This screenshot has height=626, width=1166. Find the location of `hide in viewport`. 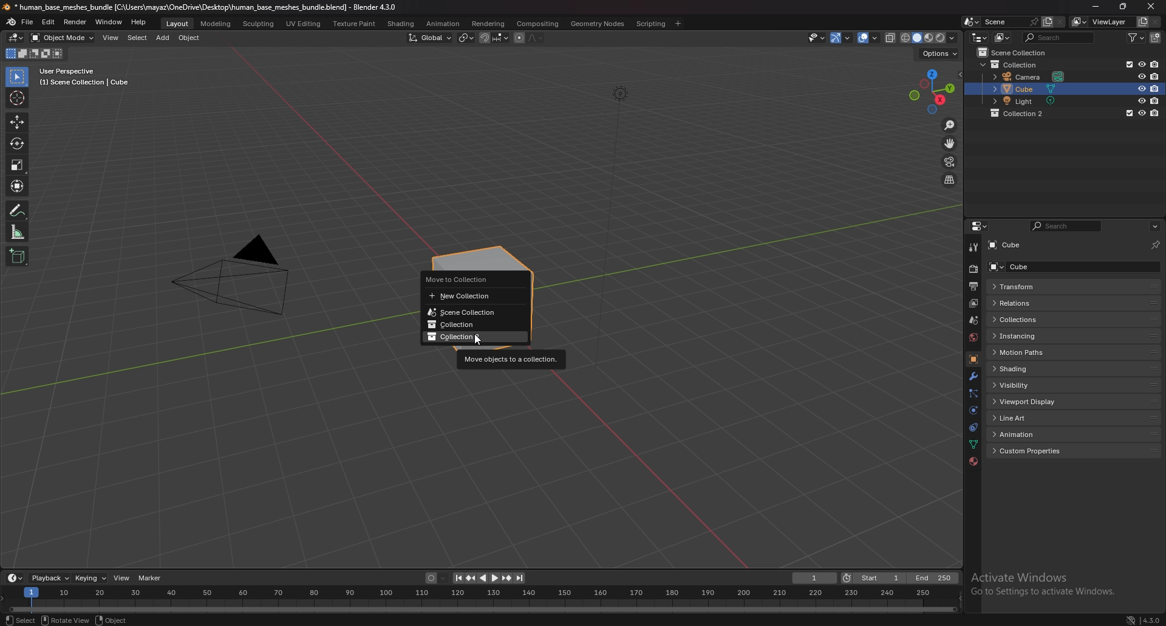

hide in viewport is located at coordinates (1142, 76).